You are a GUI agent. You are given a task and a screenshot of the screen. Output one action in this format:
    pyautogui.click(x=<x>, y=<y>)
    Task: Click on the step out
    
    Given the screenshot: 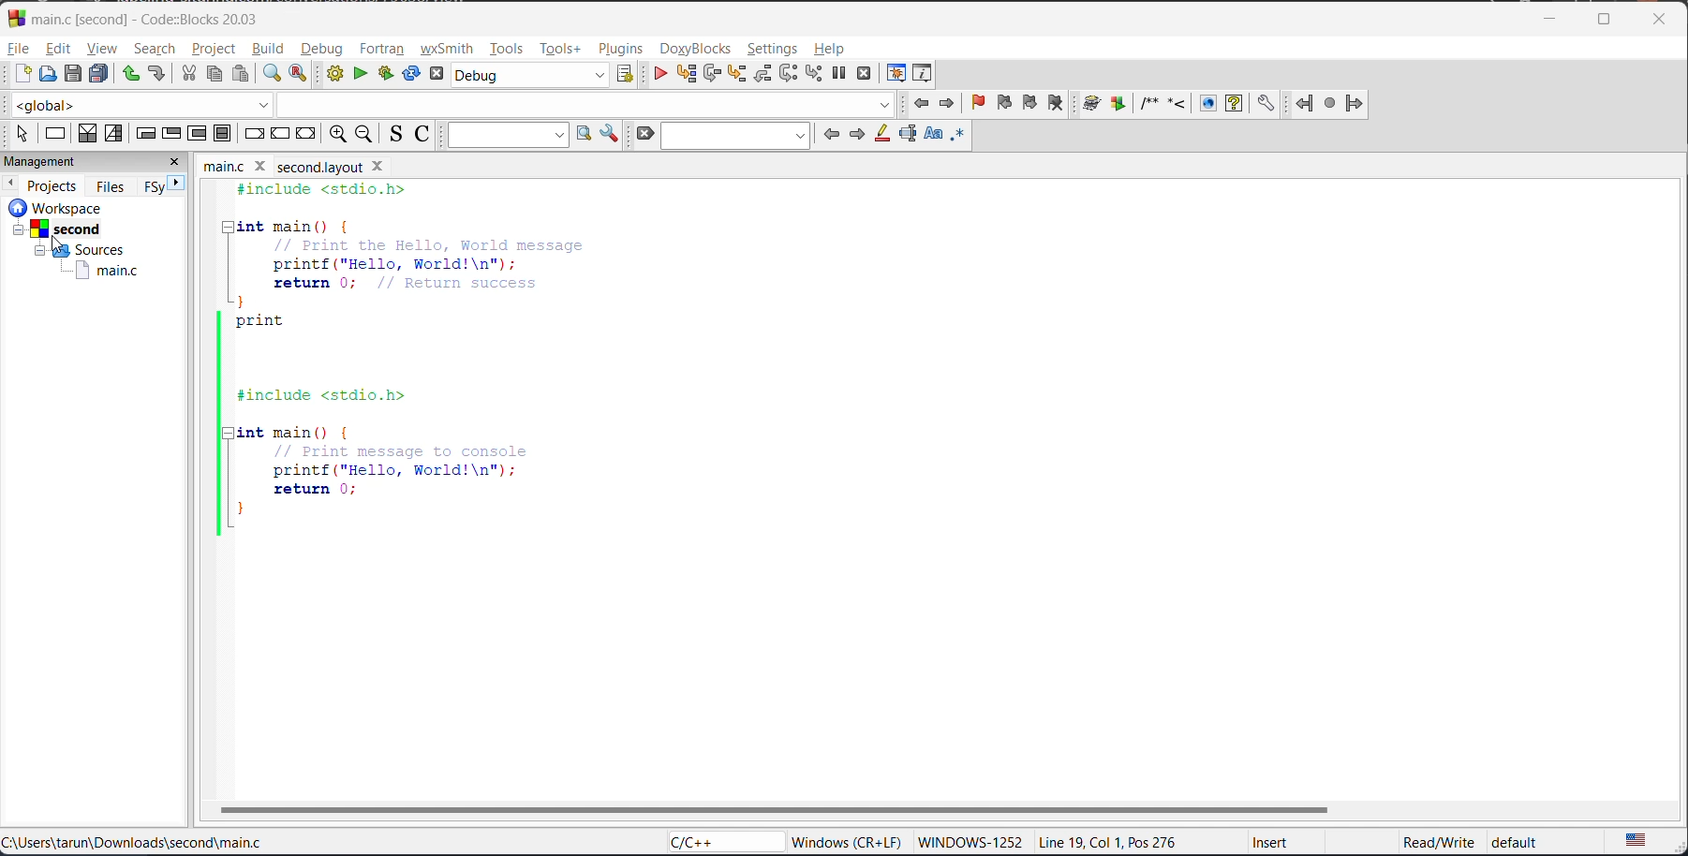 What is the action you would take?
    pyautogui.click(x=761, y=76)
    